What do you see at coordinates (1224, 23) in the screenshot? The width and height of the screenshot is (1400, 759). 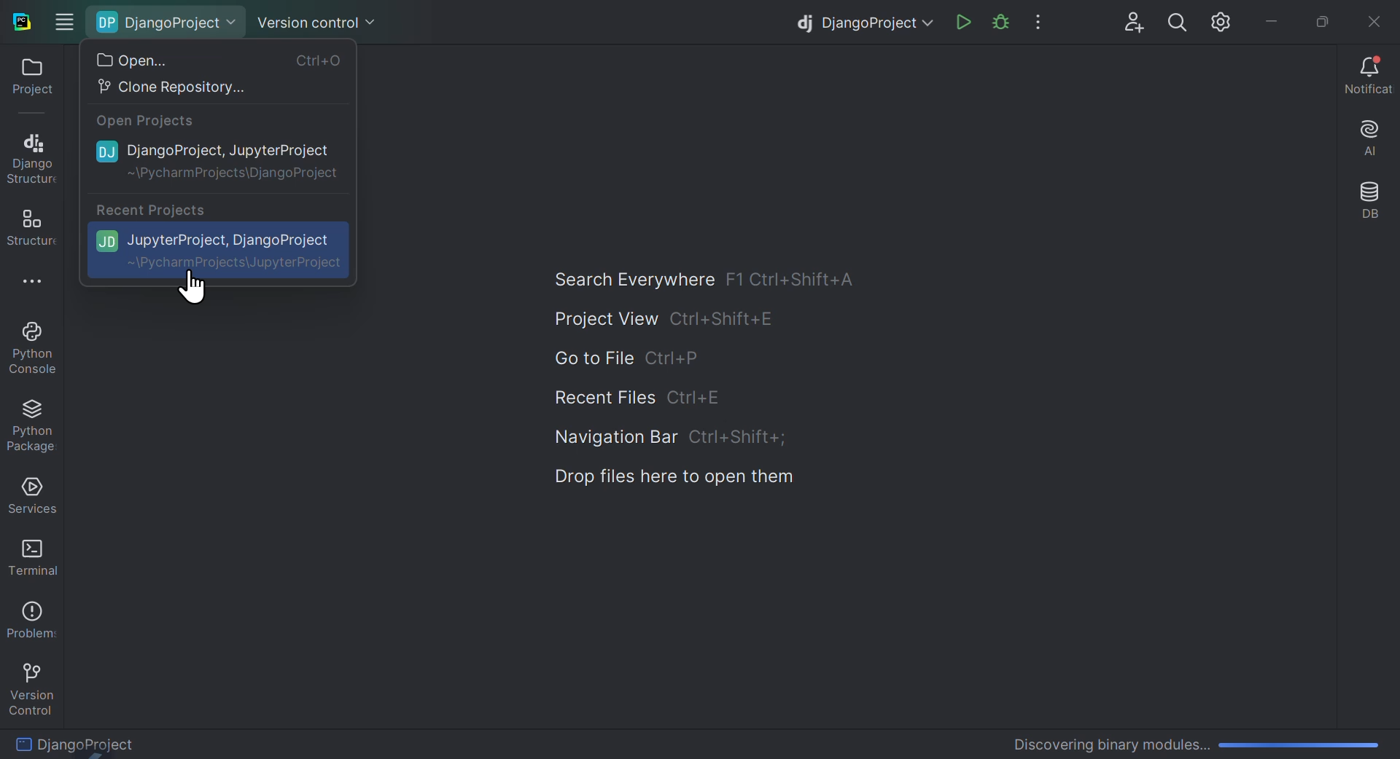 I see `Settings` at bounding box center [1224, 23].